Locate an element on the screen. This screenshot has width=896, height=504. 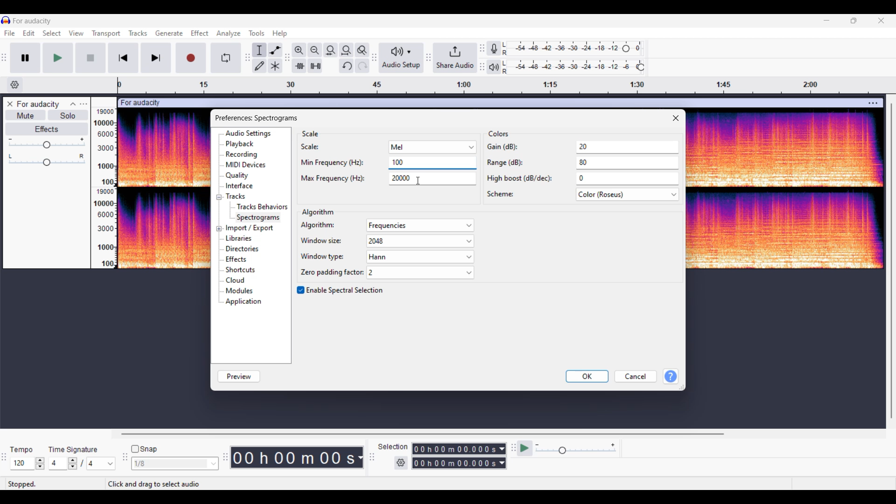
scheme is located at coordinates (582, 196).